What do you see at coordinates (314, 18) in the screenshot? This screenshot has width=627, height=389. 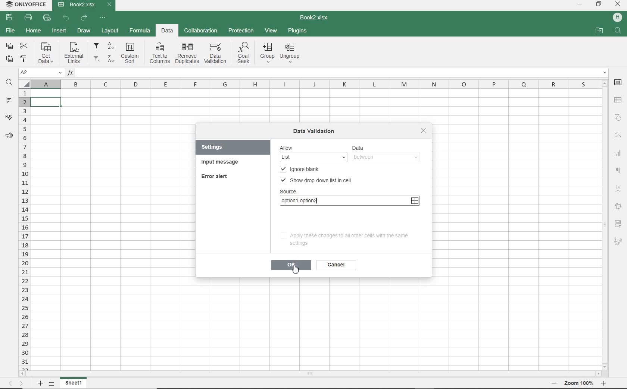 I see `DOCUMENT NAME` at bounding box center [314, 18].